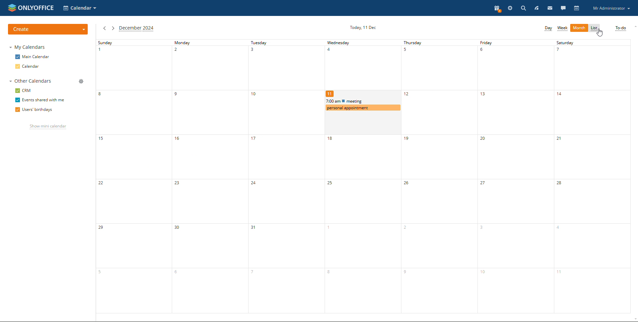 The image size is (638, 322). I want to click on talk, so click(563, 8).